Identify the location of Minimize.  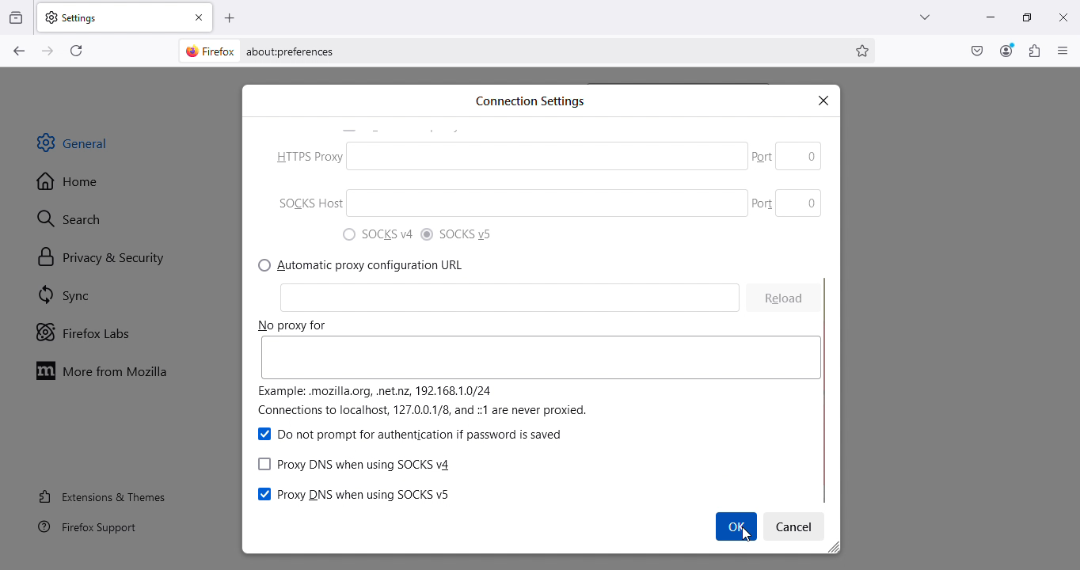
(988, 17).